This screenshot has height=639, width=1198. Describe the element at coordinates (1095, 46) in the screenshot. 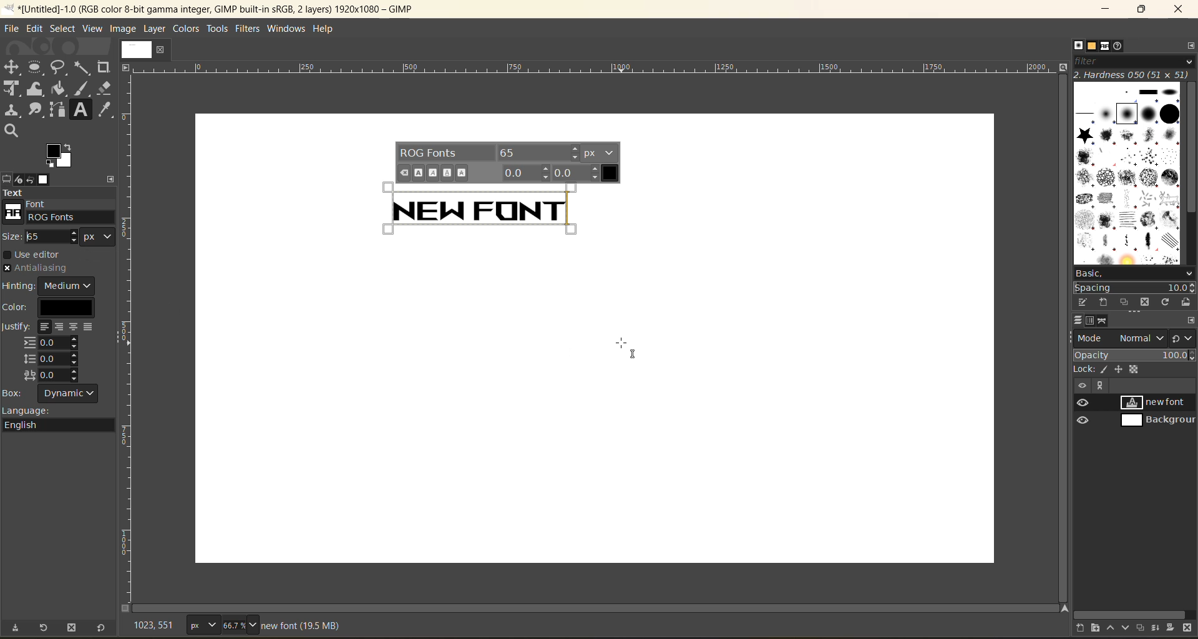

I see `patterns` at that location.